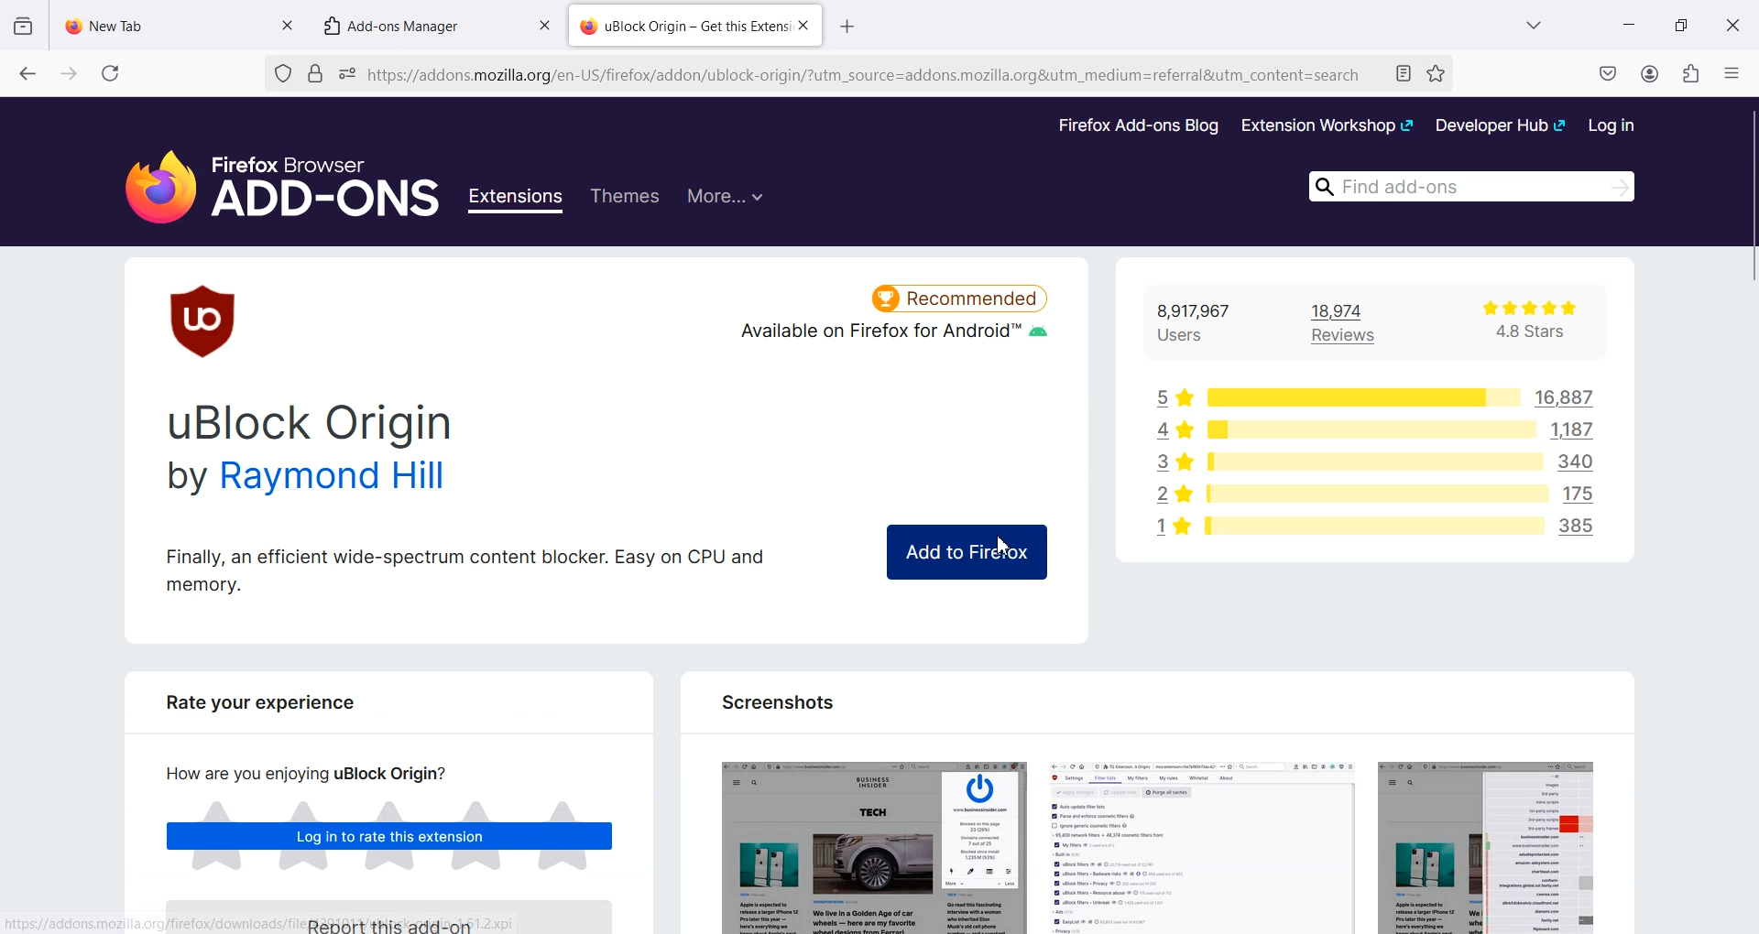 Image resolution: width=1759 pixels, height=934 pixels. I want to click on Bookmark this page, so click(1435, 73).